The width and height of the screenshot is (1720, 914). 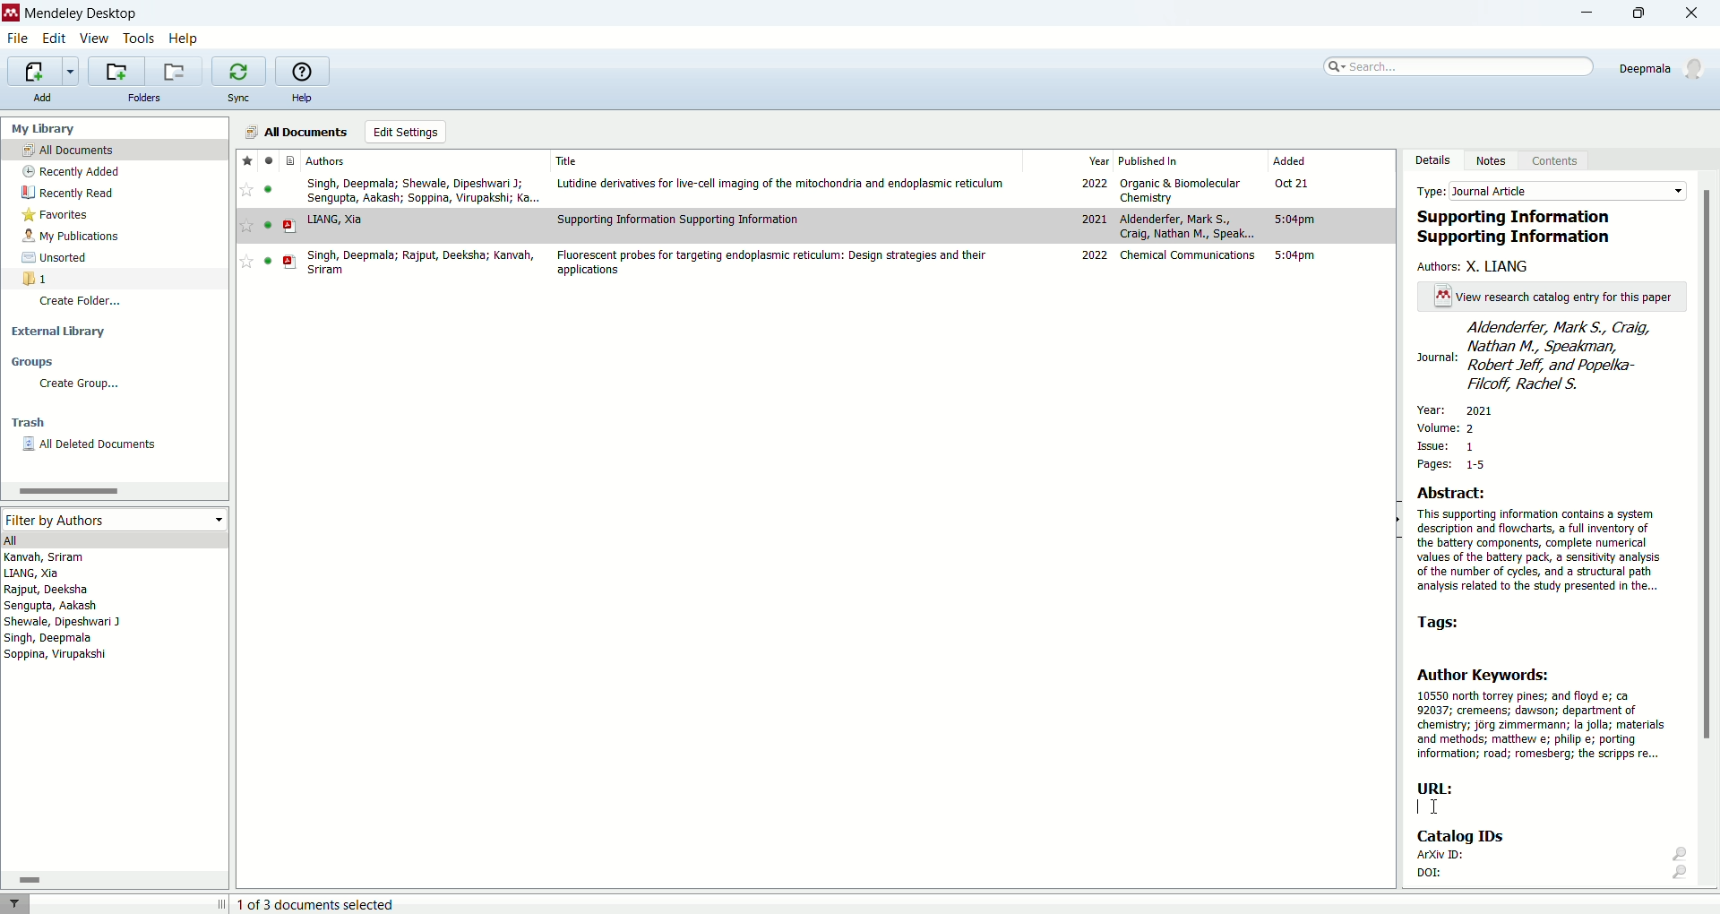 What do you see at coordinates (1292, 182) in the screenshot?
I see `Oct 21` at bounding box center [1292, 182].